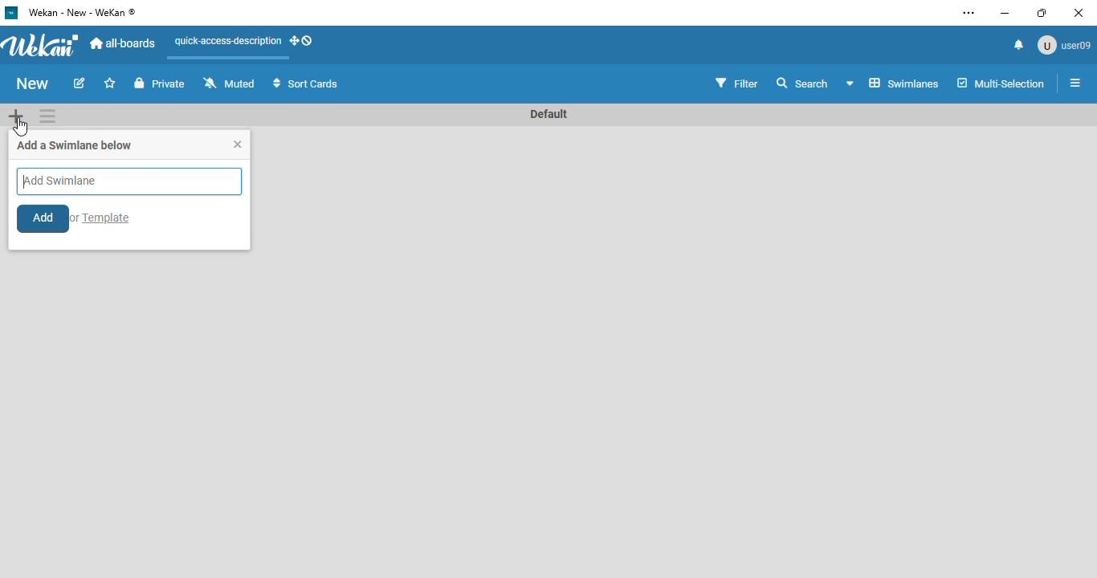 The image size is (1097, 578). I want to click on all-boards, so click(124, 43).